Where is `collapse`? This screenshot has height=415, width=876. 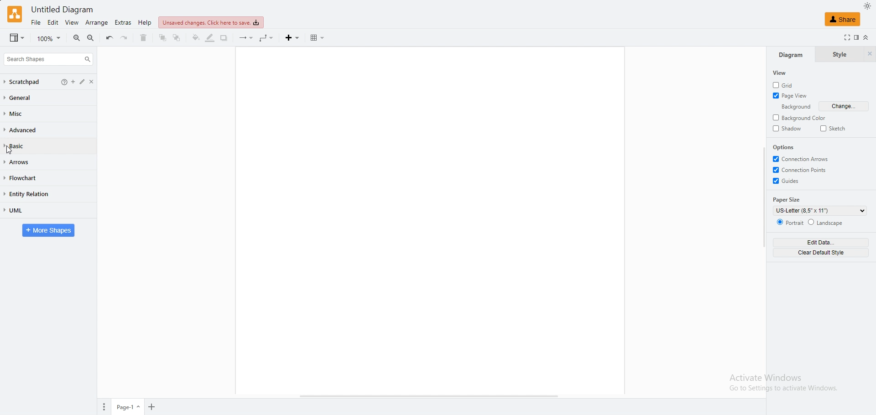
collapse is located at coordinates (866, 37).